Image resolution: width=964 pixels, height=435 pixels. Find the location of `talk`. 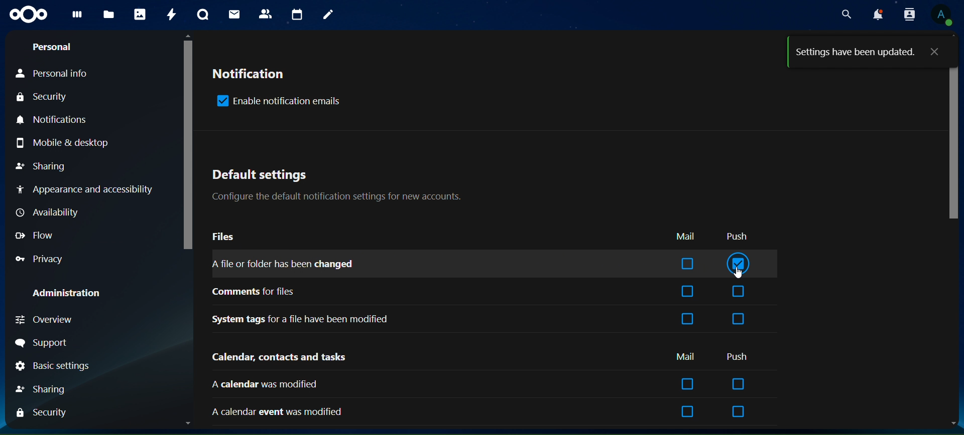

talk is located at coordinates (203, 15).